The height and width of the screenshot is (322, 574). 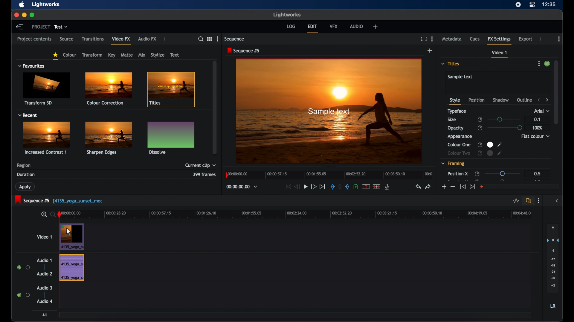 I want to click on increased contrast1, so click(x=48, y=138).